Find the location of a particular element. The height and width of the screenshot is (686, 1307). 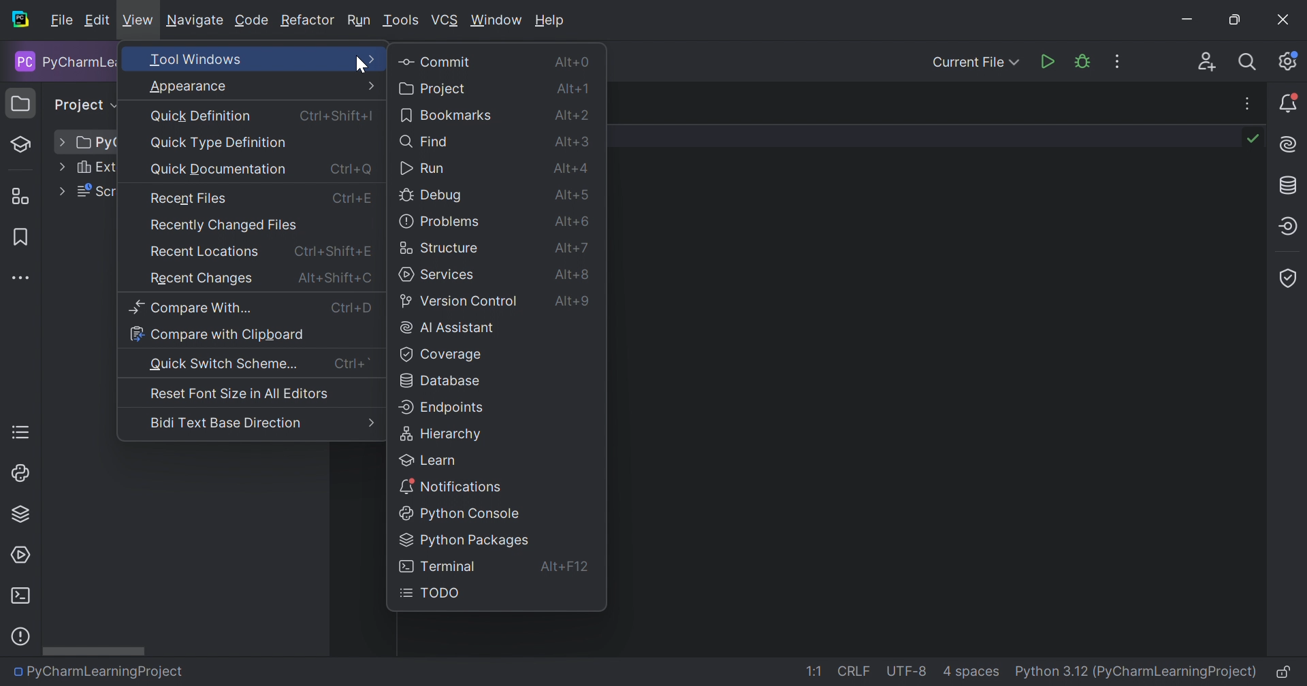

Updates available. IDE and project settings is located at coordinates (1289, 61).